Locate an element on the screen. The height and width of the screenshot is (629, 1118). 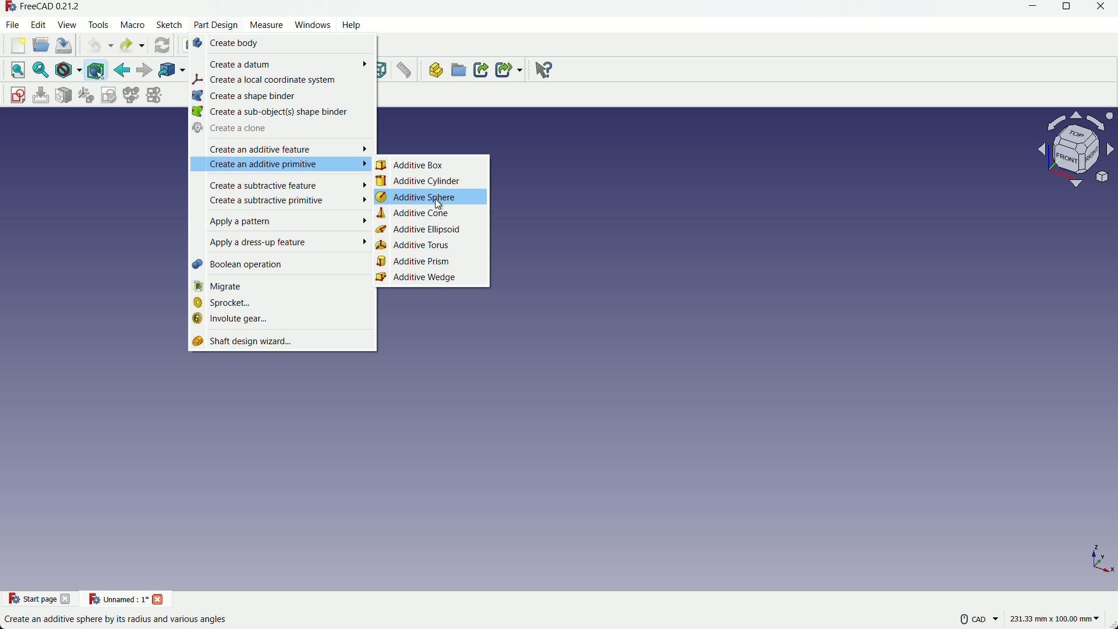
back is located at coordinates (122, 70).